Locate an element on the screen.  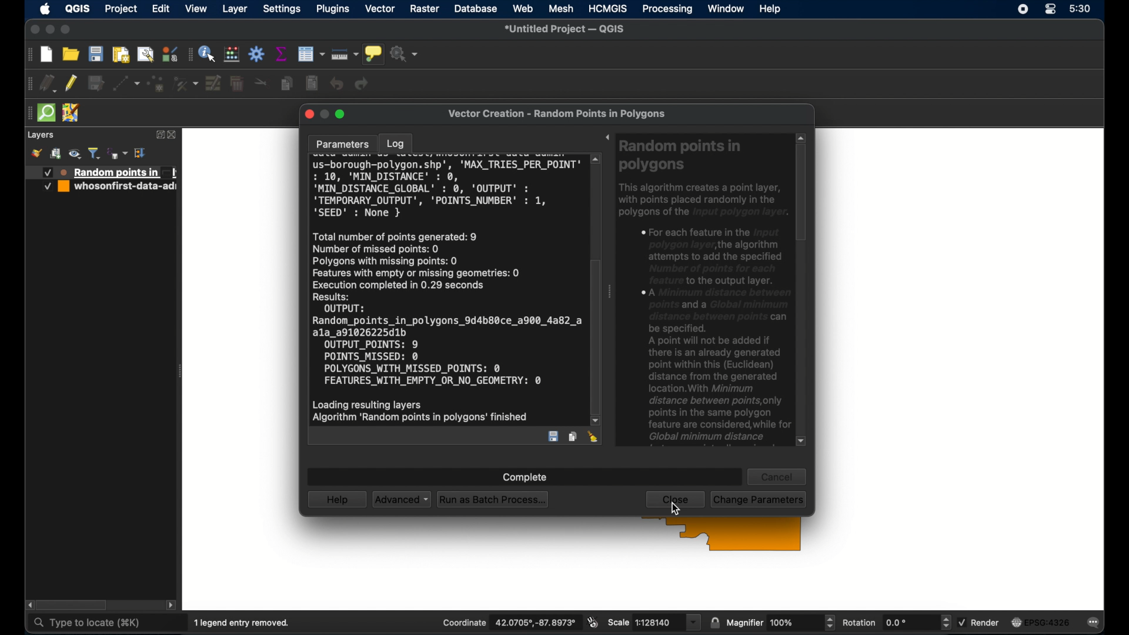
scroll right arrow is located at coordinates (173, 606).